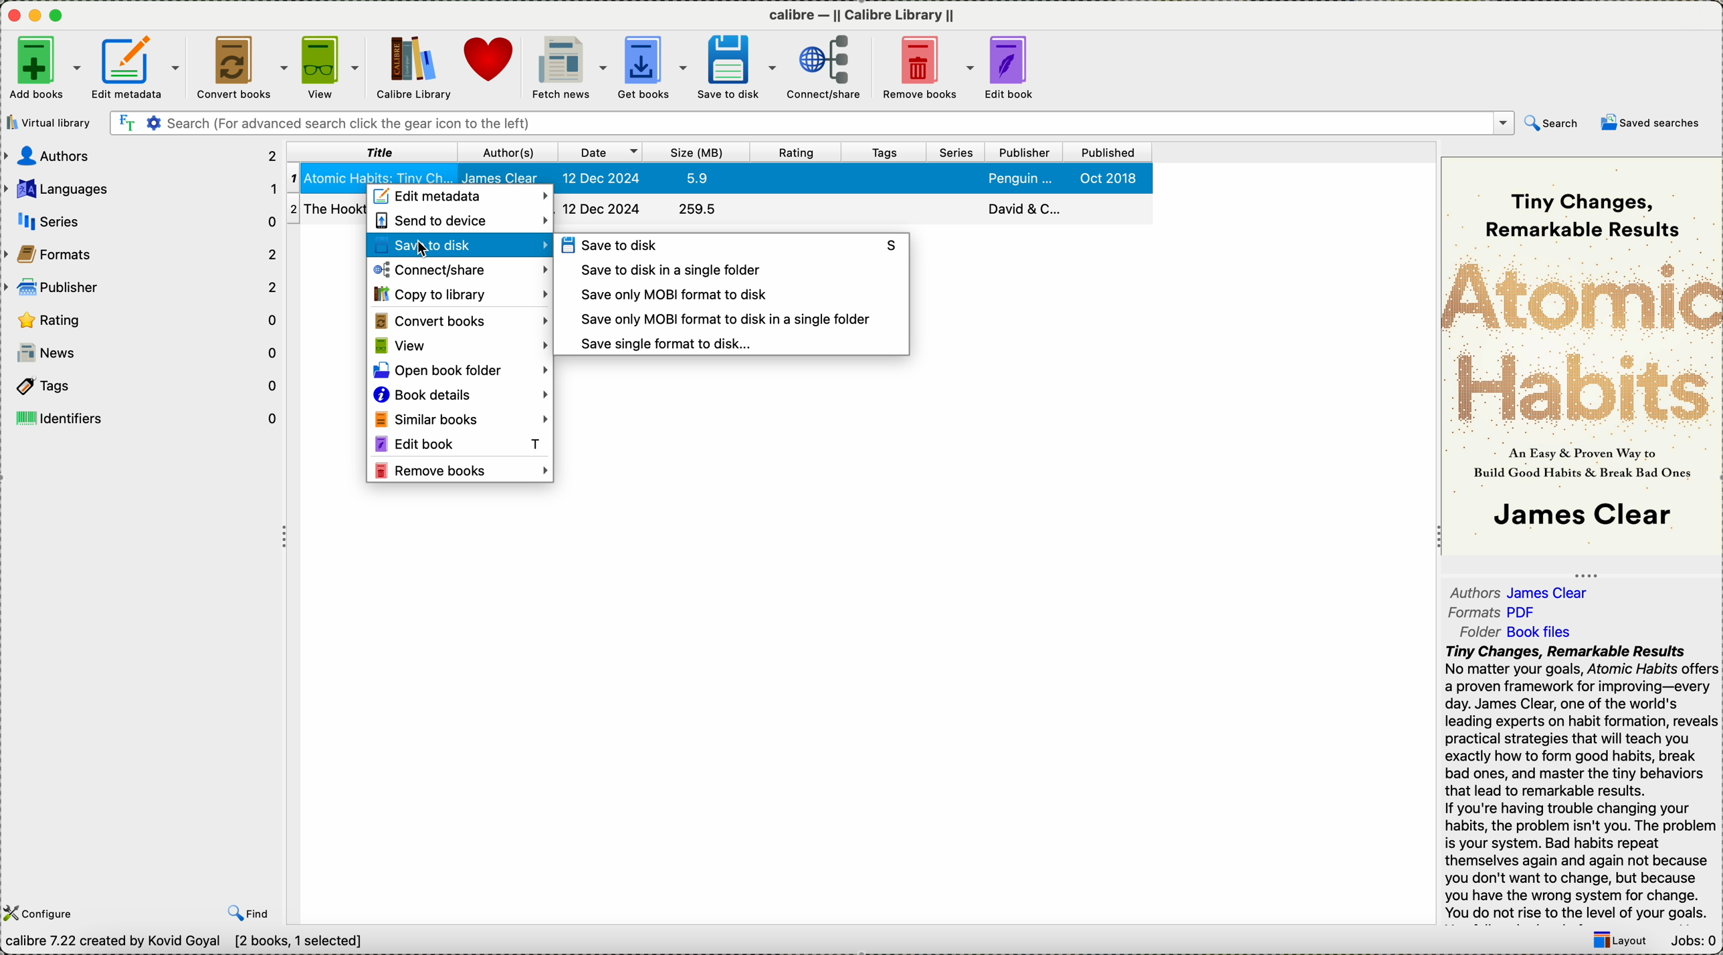 The image size is (1723, 955). Describe the element at coordinates (696, 152) in the screenshot. I see `size` at that location.